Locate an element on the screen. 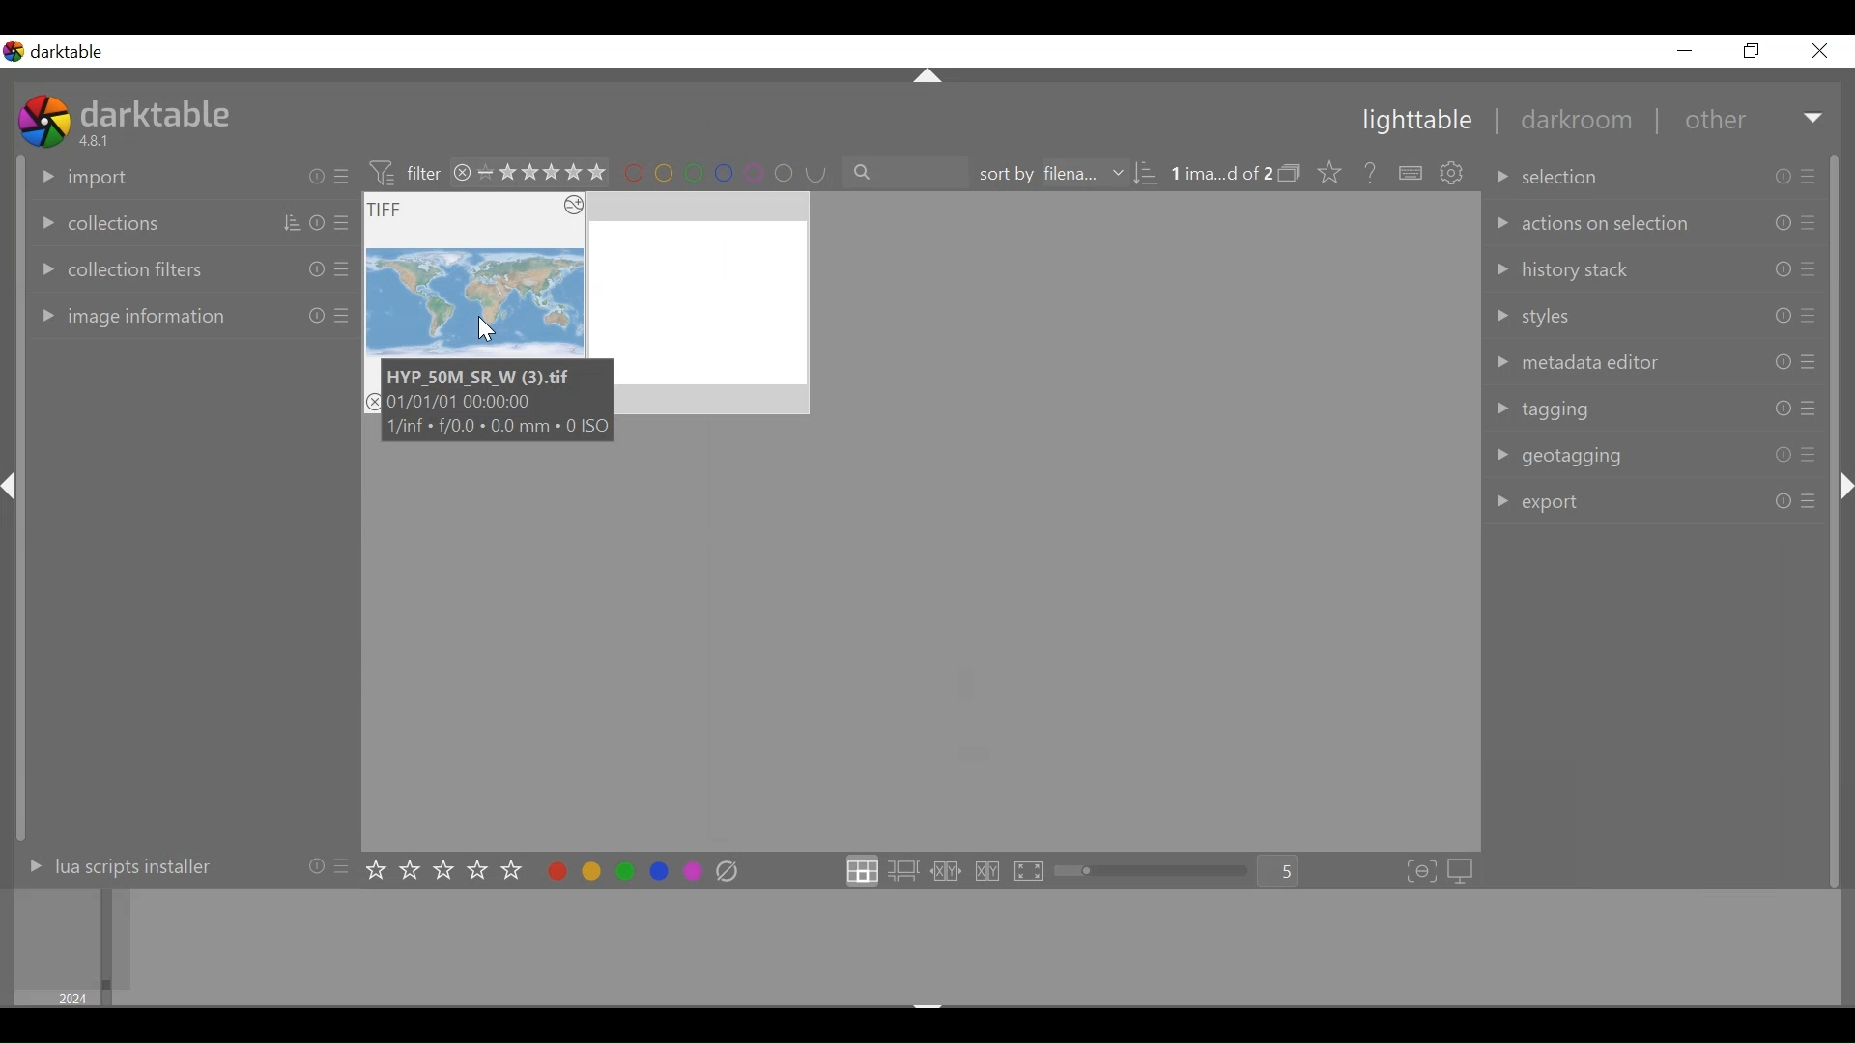 The height and width of the screenshot is (1043, 1855). click to label filemanager layout is located at coordinates (861, 872).